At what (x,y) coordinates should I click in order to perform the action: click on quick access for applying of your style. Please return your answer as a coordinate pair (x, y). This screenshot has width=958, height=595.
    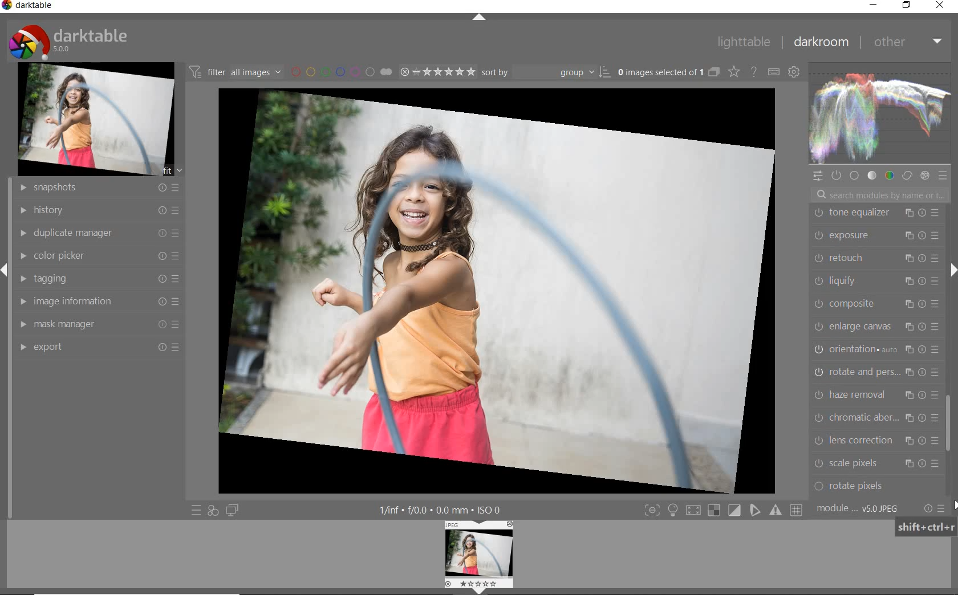
    Looking at the image, I should click on (212, 510).